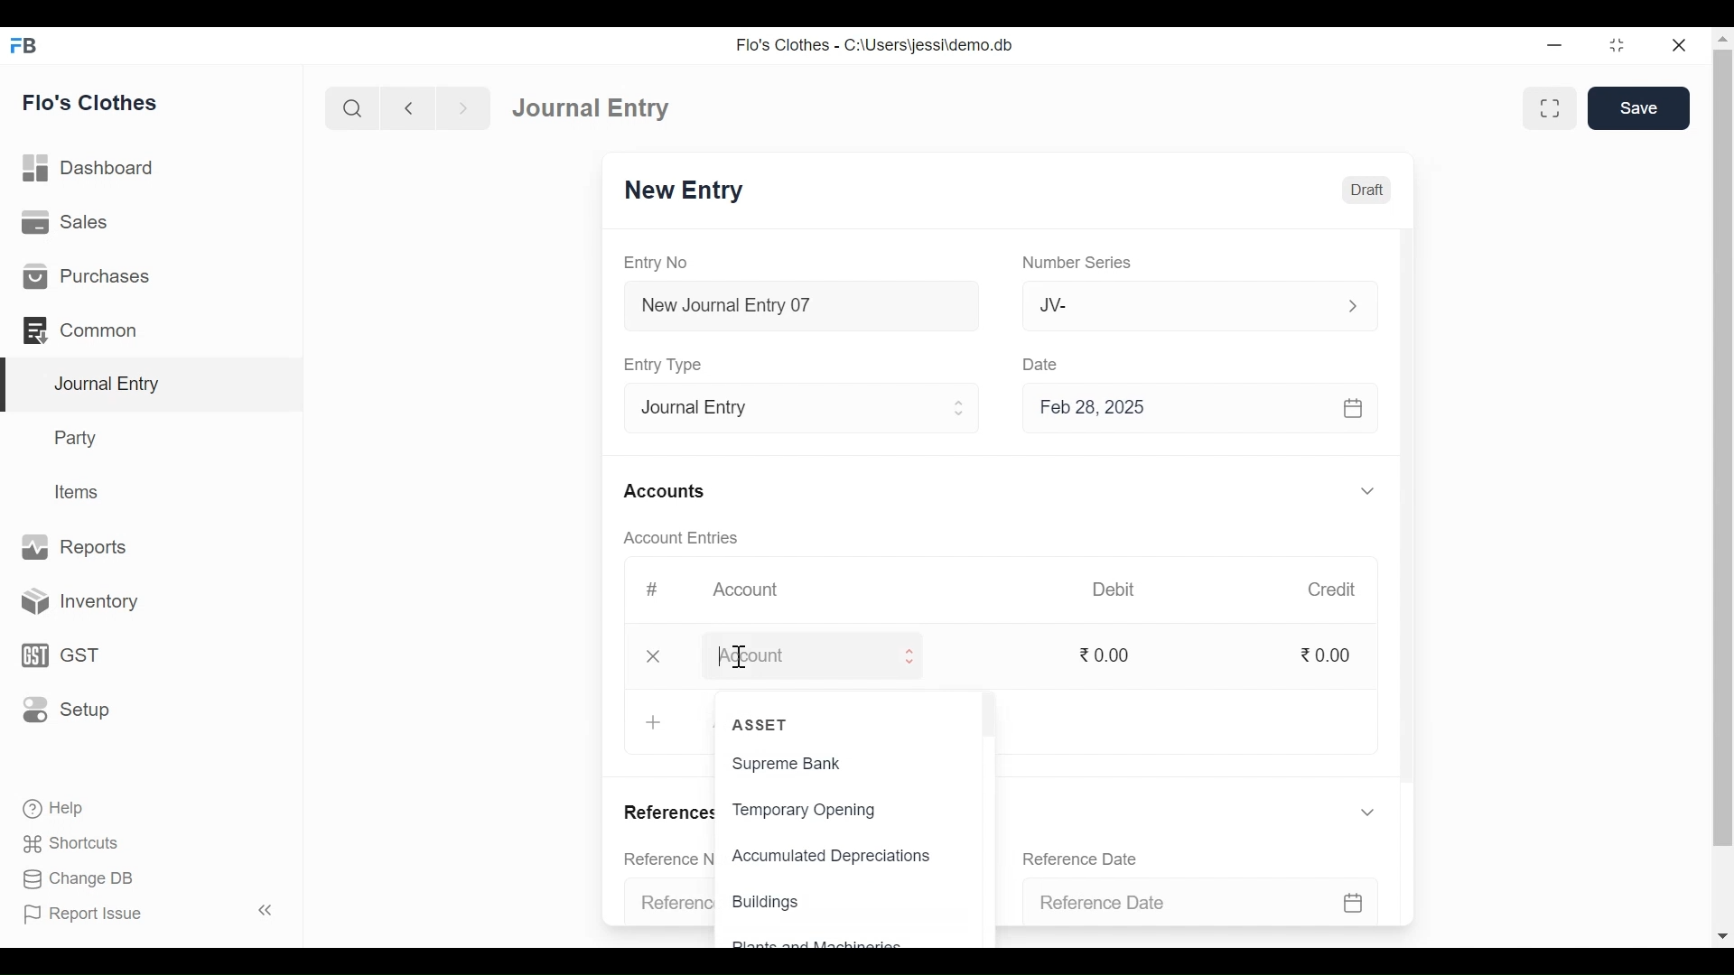 This screenshot has height=975, width=1734. I want to click on 0.00, so click(1105, 655).